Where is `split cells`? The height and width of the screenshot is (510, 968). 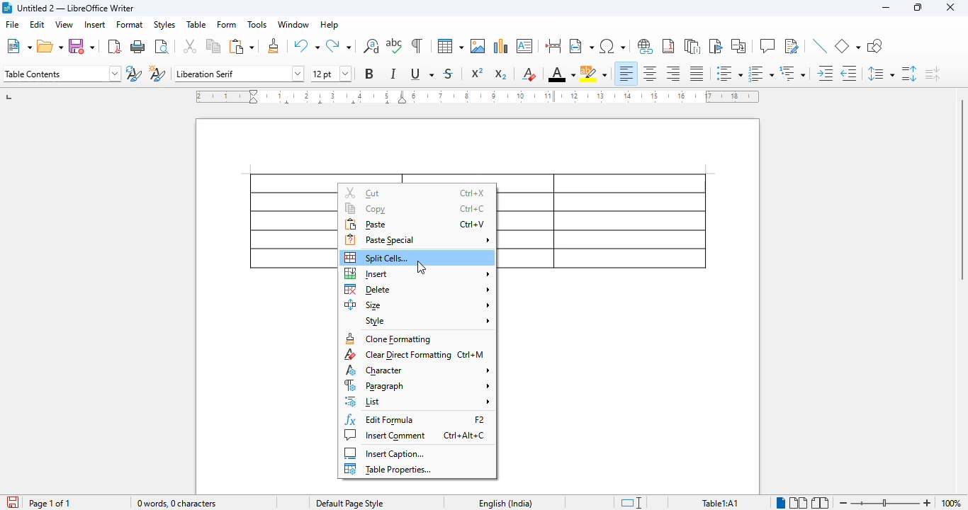 split cells is located at coordinates (376, 258).